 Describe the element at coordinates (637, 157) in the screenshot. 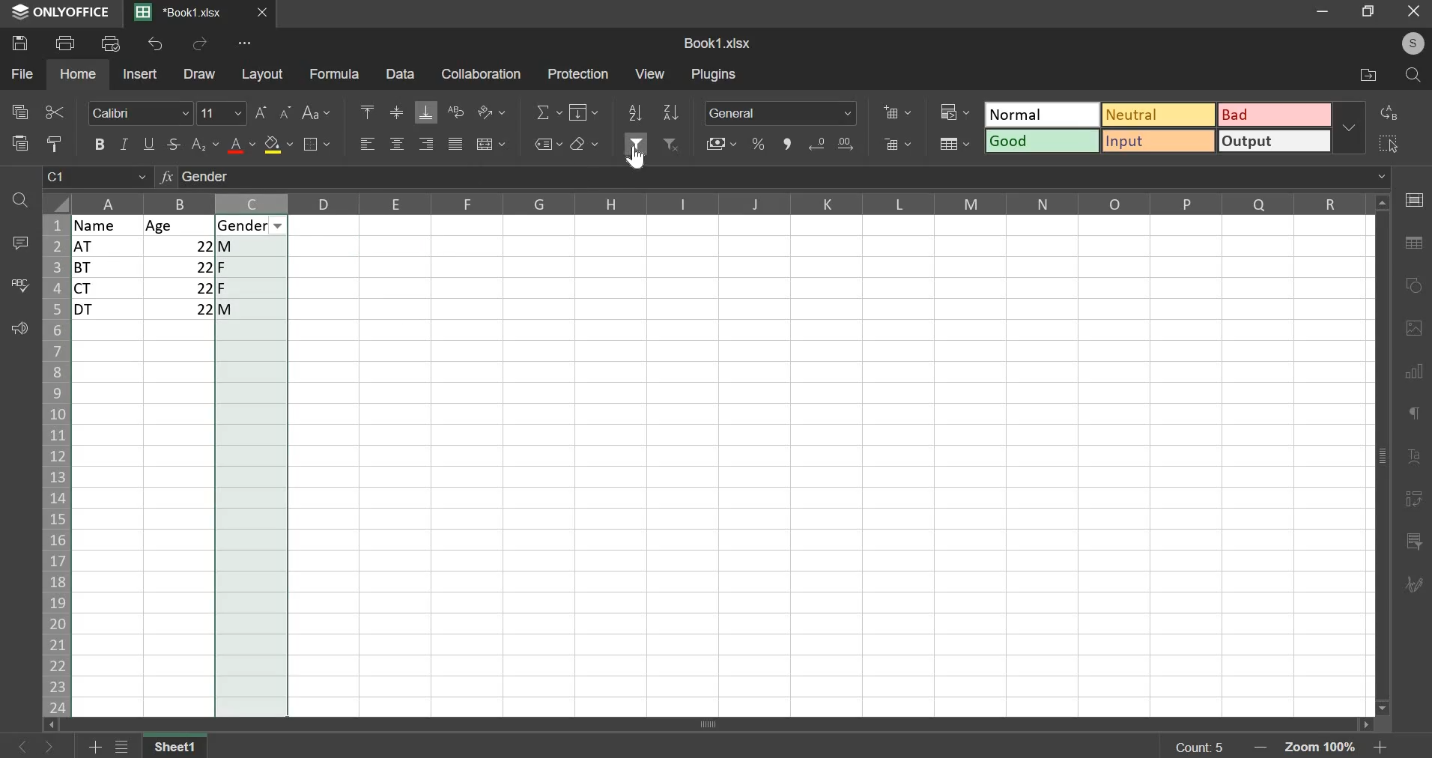

I see `Cursor` at that location.